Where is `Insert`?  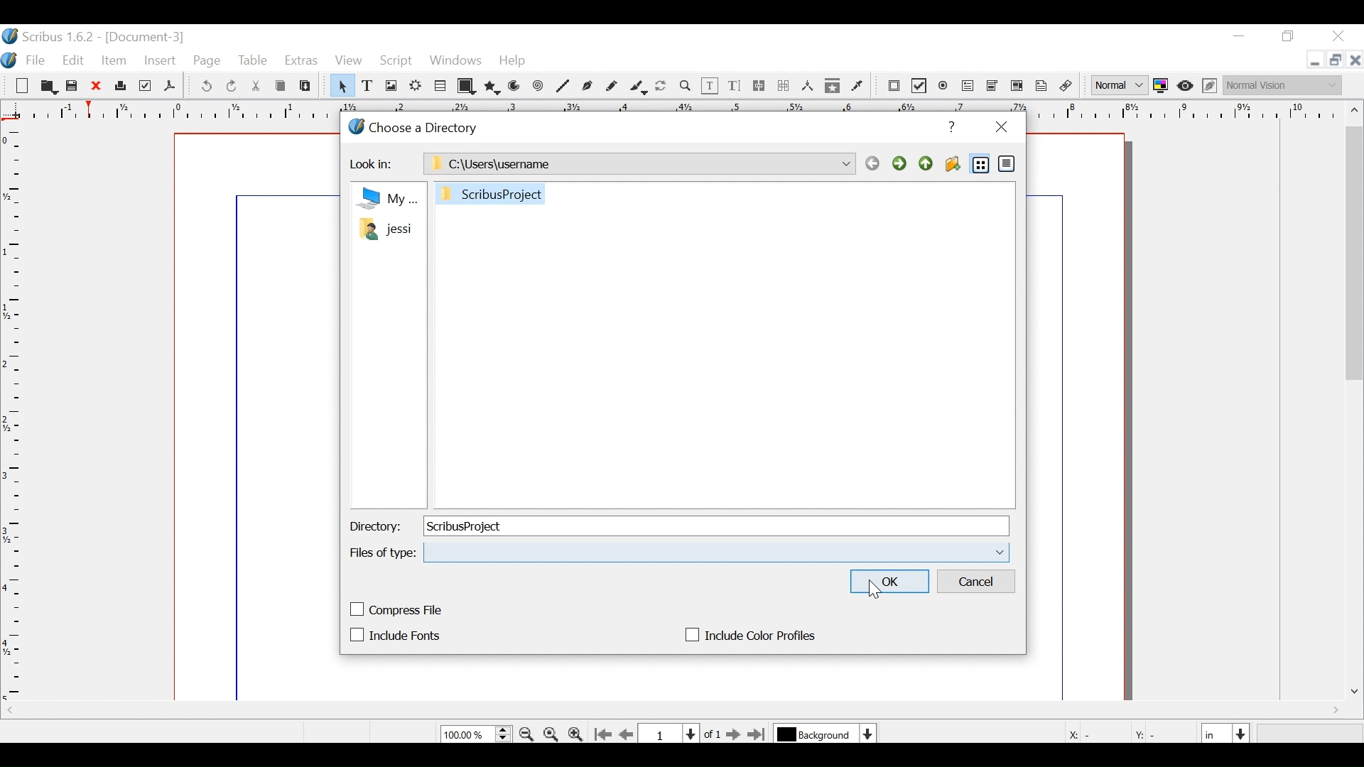
Insert is located at coordinates (159, 61).